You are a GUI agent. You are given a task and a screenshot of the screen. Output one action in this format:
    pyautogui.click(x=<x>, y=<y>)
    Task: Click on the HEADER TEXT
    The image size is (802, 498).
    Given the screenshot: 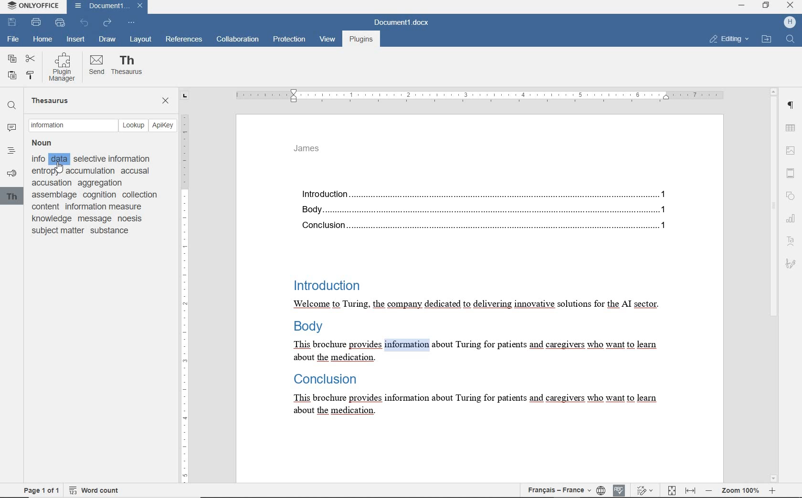 What is the action you would take?
    pyautogui.click(x=306, y=149)
    